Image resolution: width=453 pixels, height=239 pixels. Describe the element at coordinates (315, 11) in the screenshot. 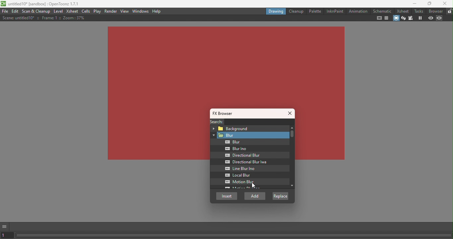

I see `Palette` at that location.